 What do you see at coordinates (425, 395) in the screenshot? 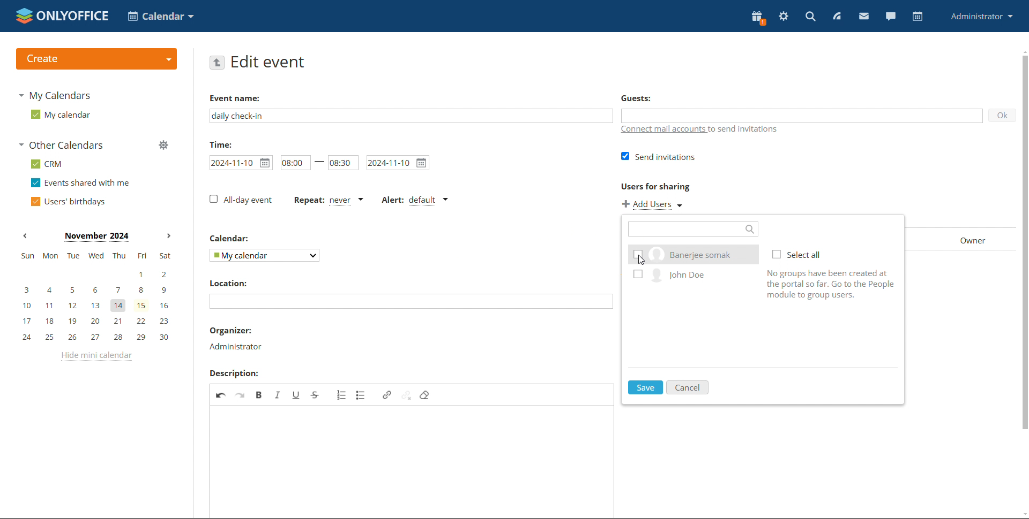
I see `remove format` at bounding box center [425, 395].